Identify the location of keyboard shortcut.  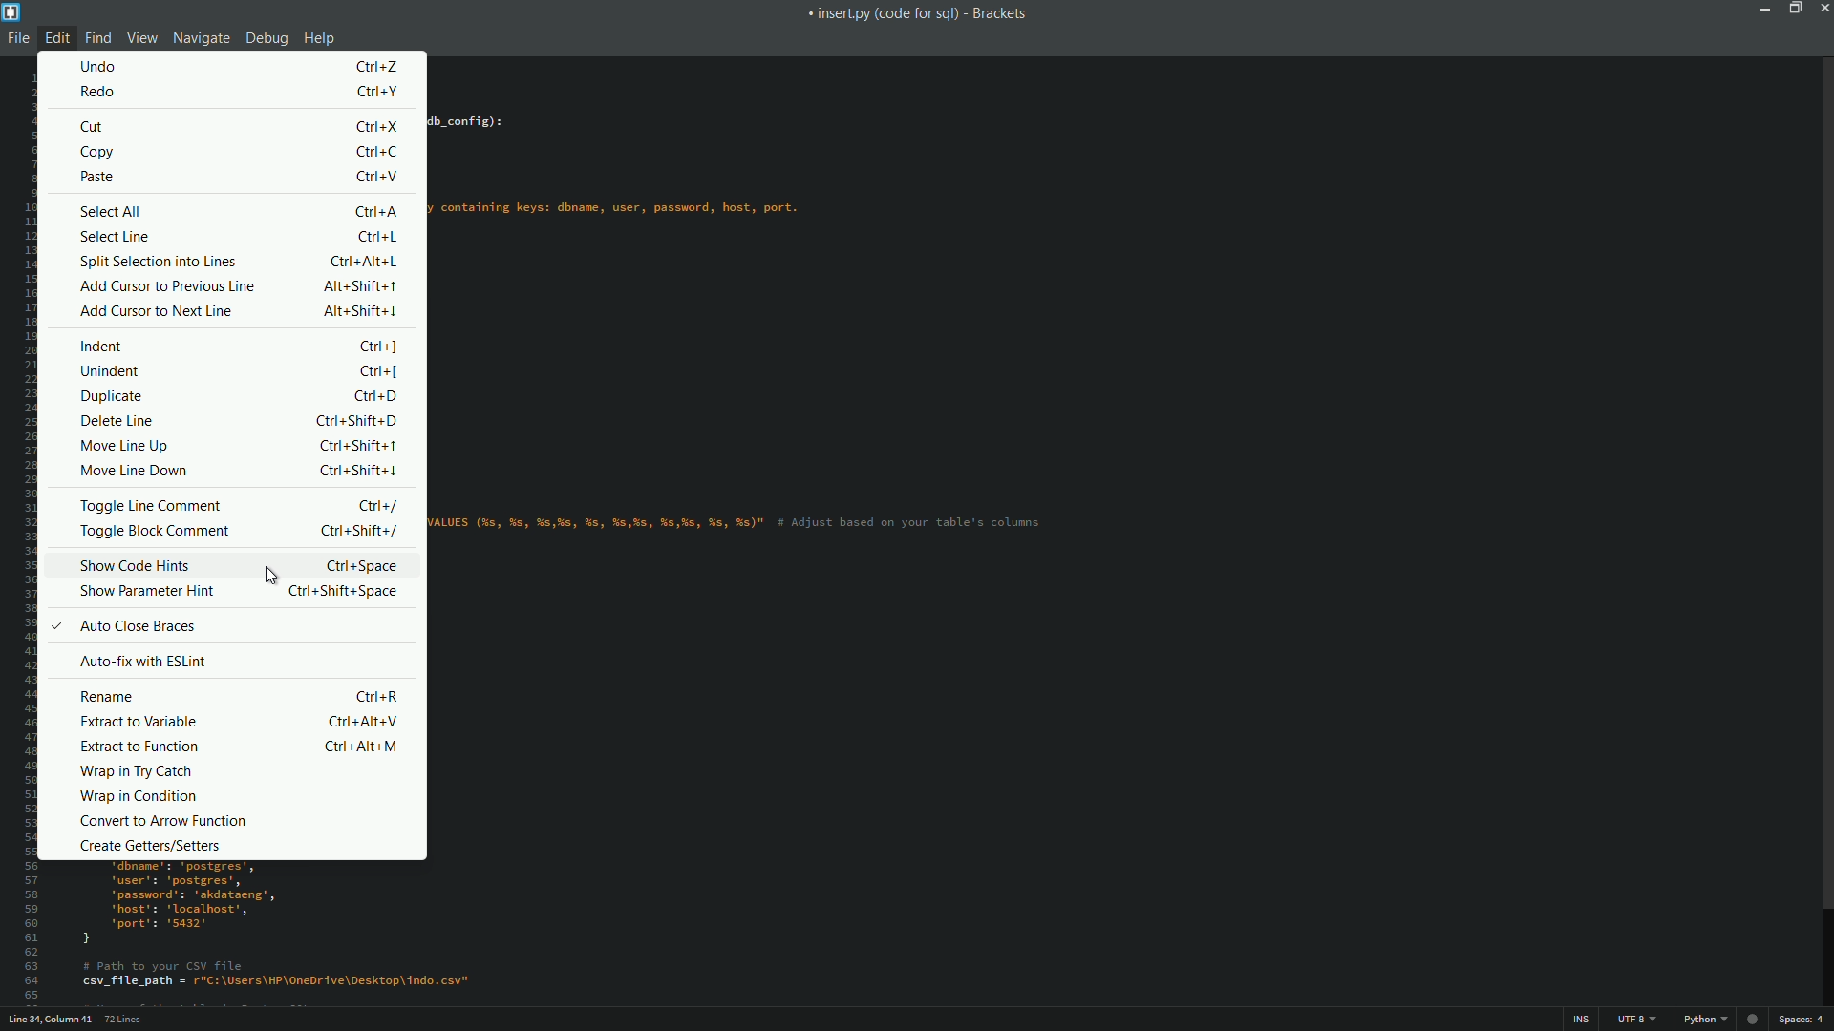
(377, 394).